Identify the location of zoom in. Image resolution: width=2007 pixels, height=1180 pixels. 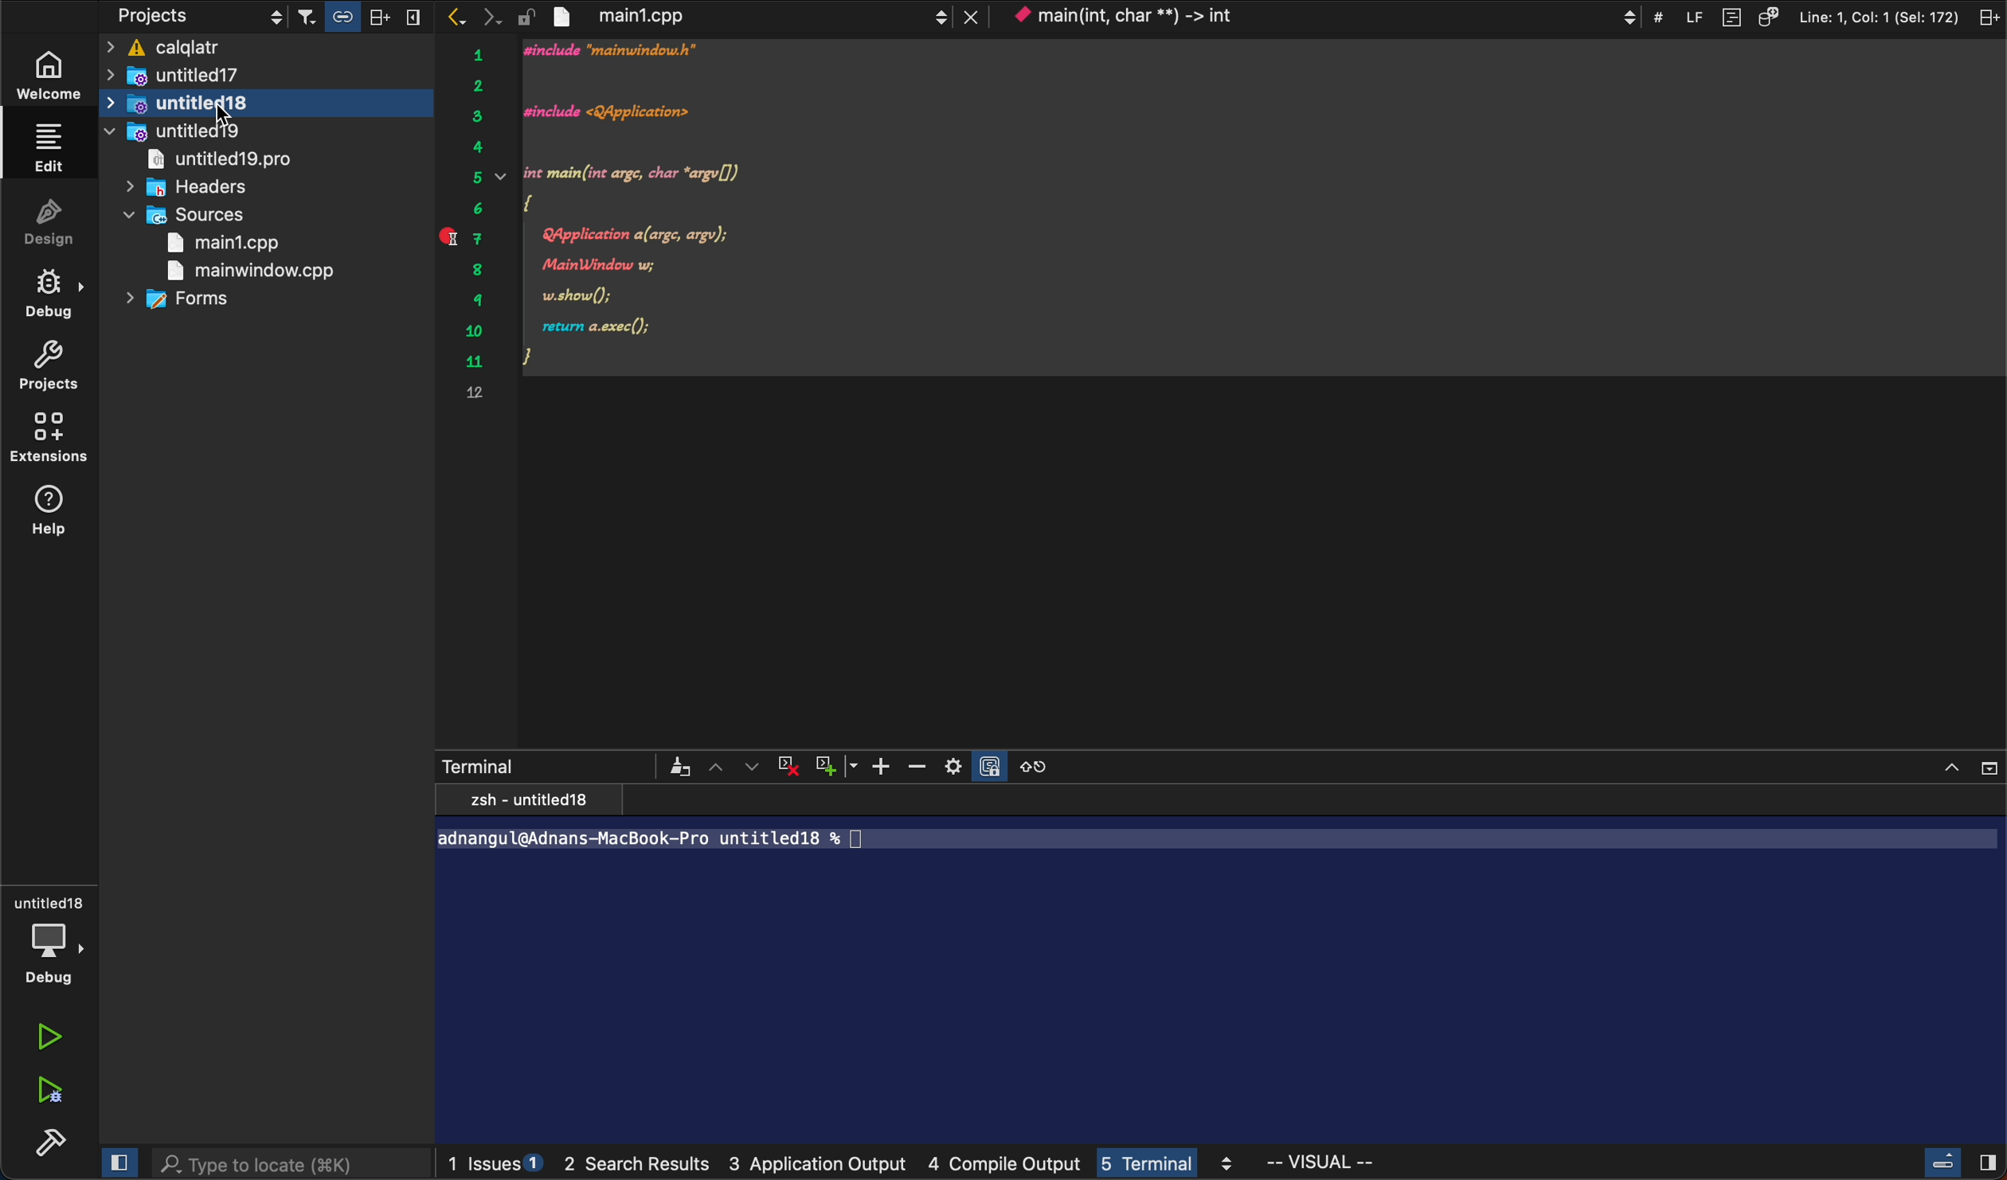
(878, 764).